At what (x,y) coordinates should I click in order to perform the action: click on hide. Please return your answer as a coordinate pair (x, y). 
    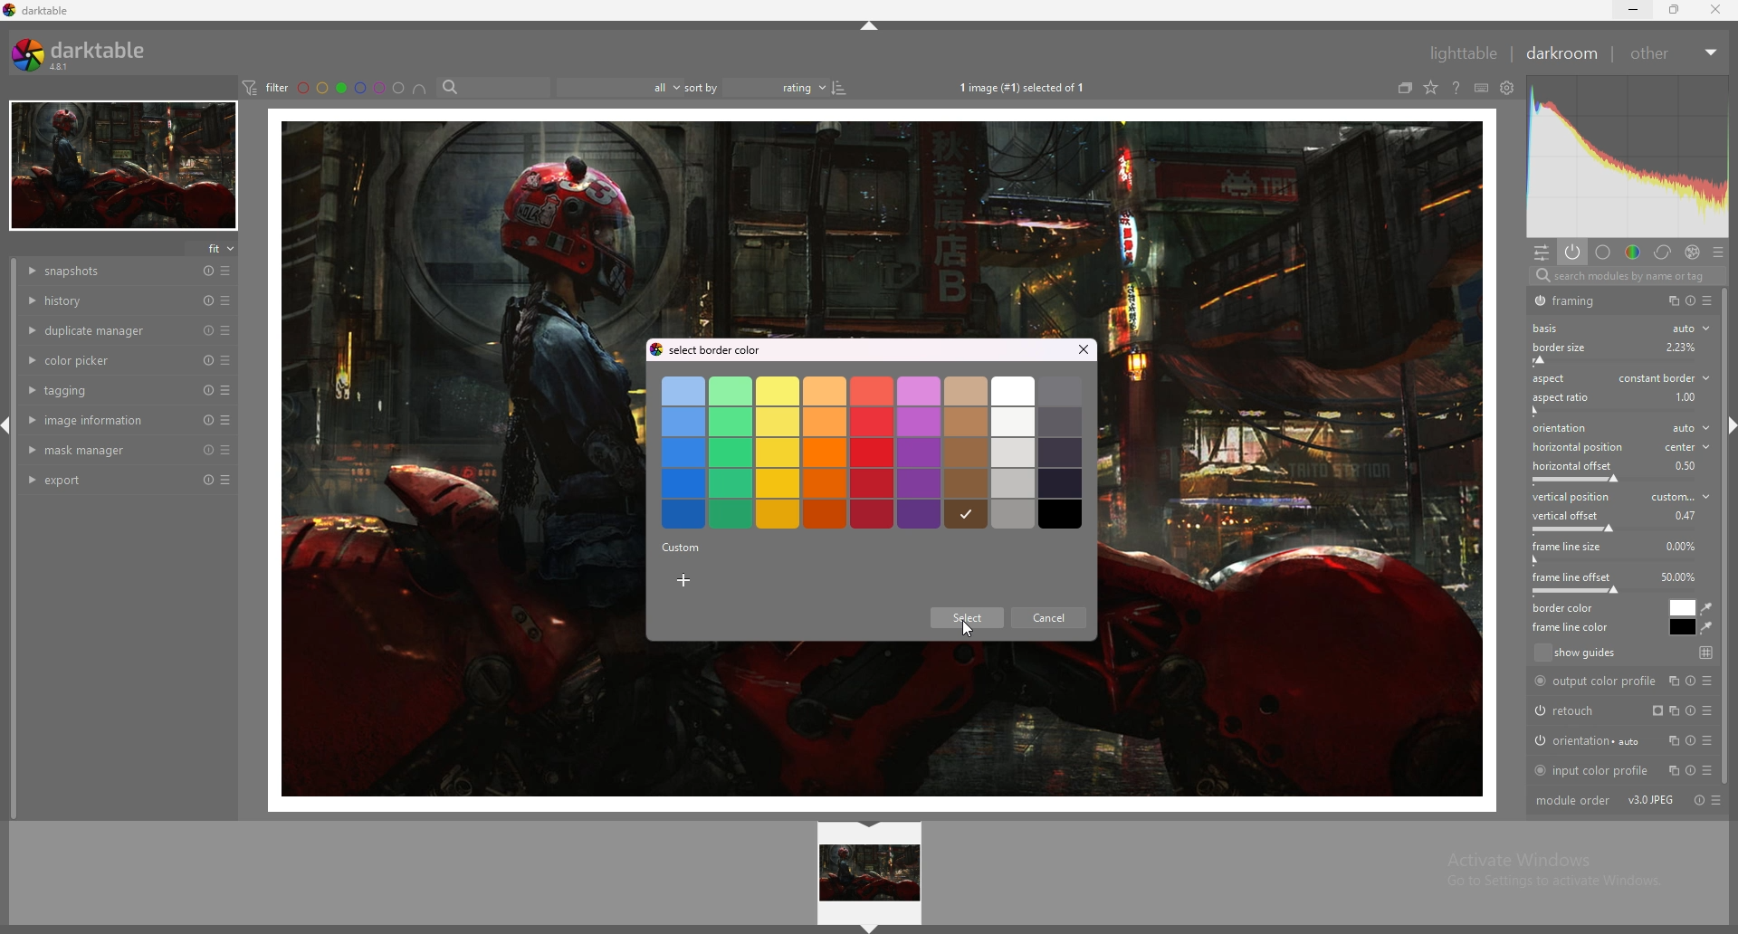
    Looking at the image, I should click on (872, 826).